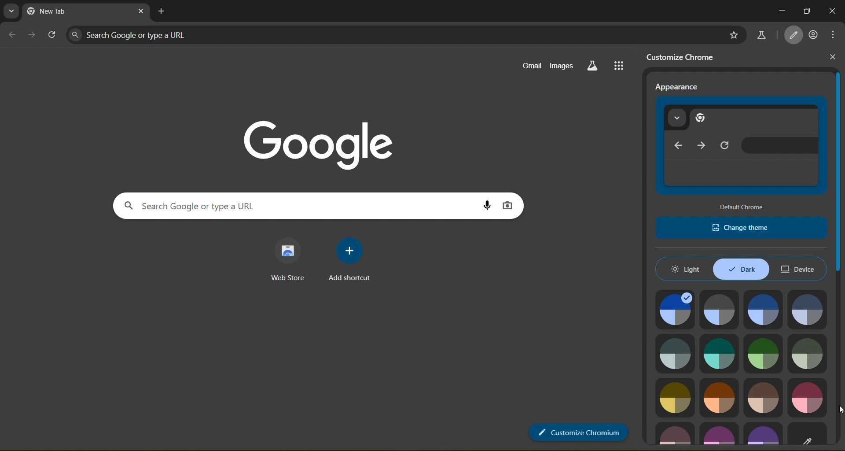 This screenshot has height=451, width=845. I want to click on web store, so click(288, 259).